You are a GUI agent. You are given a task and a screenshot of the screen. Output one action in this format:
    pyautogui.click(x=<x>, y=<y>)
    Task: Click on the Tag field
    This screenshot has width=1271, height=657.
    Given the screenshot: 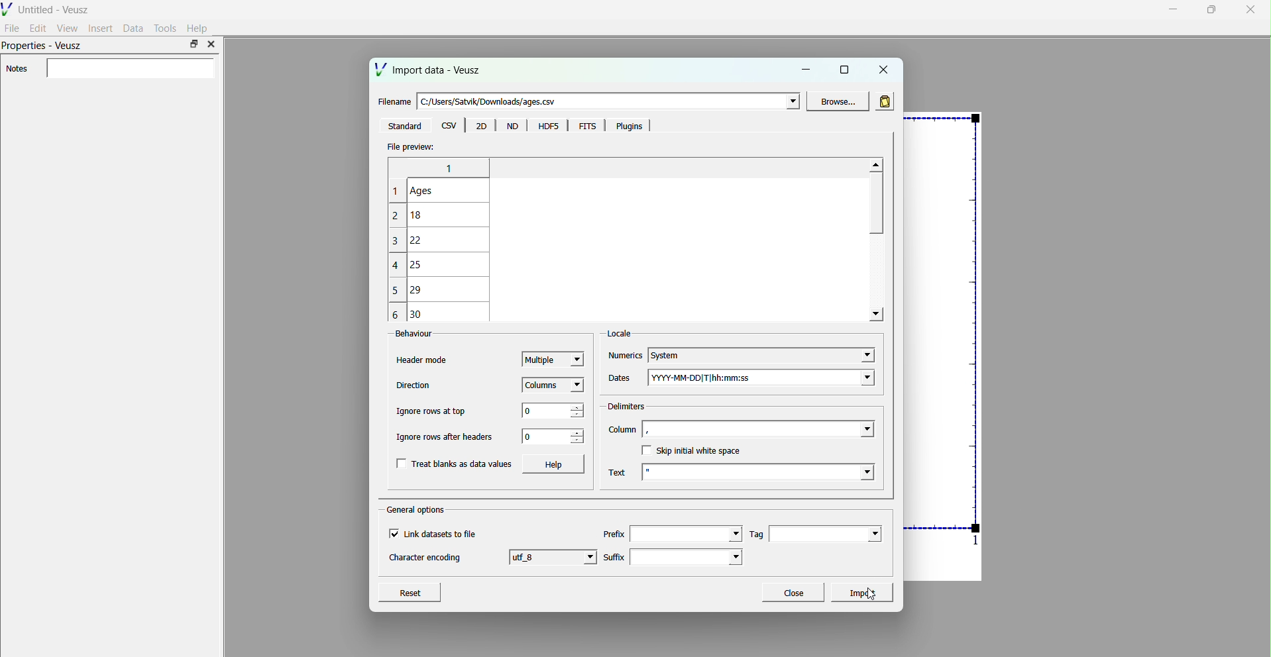 What is the action you would take?
    pyautogui.click(x=826, y=534)
    